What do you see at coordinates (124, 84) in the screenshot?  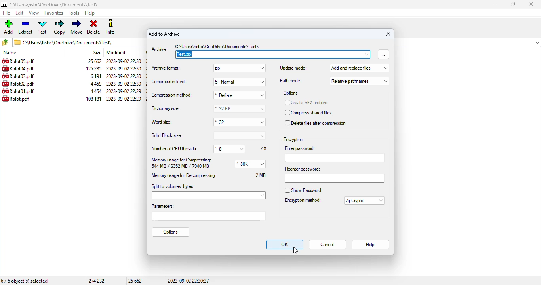 I see `modified date & time` at bounding box center [124, 84].